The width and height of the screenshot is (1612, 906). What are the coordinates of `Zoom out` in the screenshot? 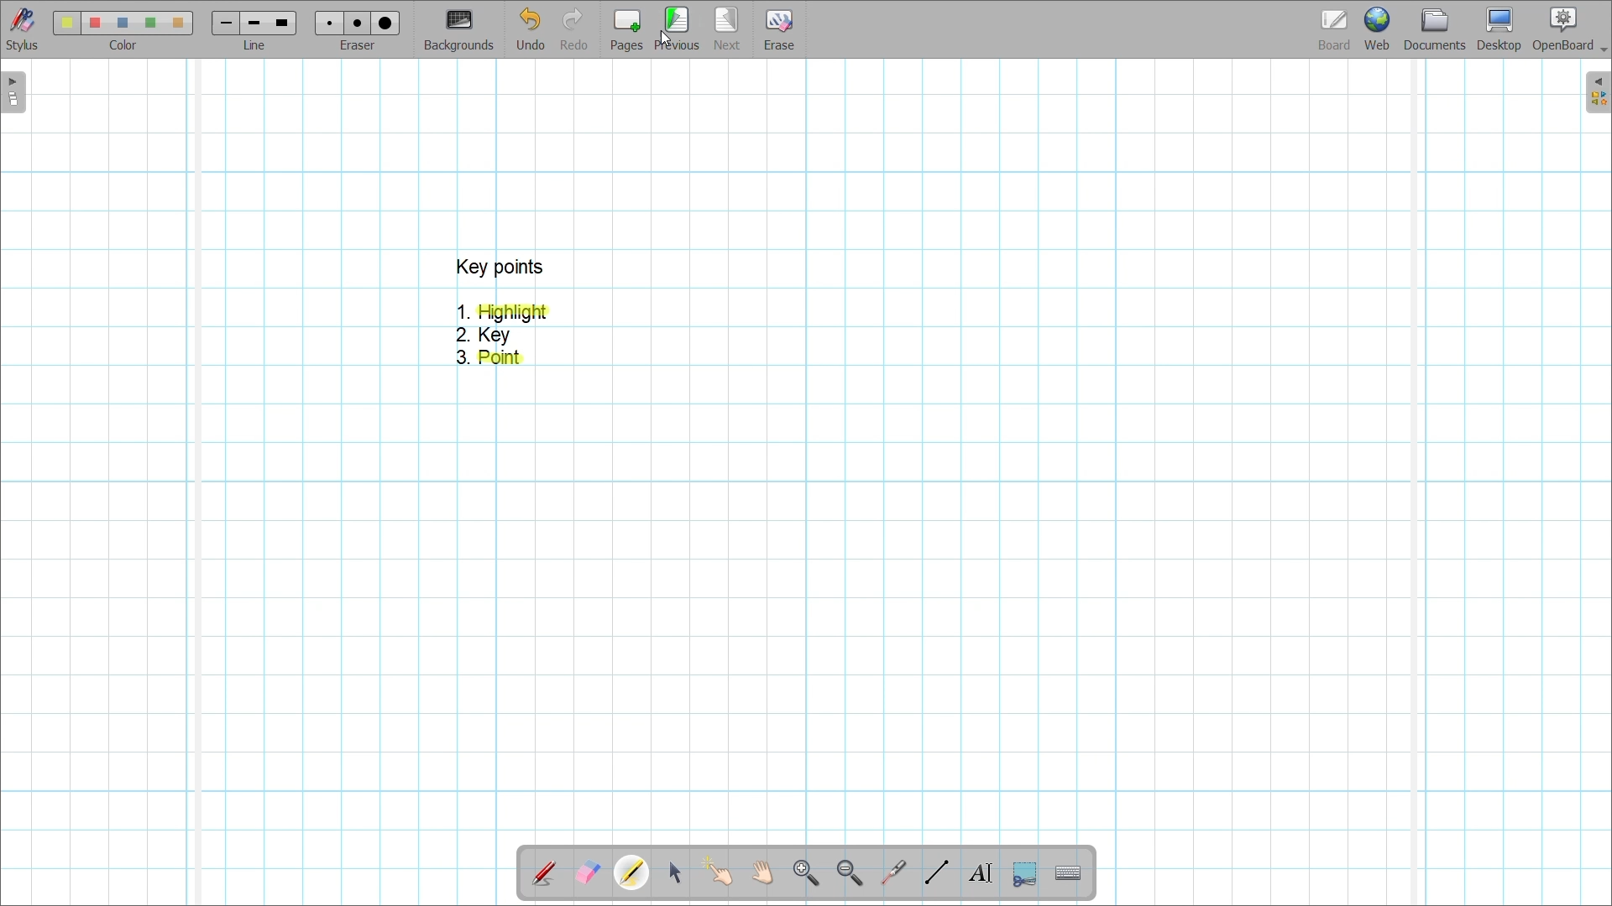 It's located at (850, 874).